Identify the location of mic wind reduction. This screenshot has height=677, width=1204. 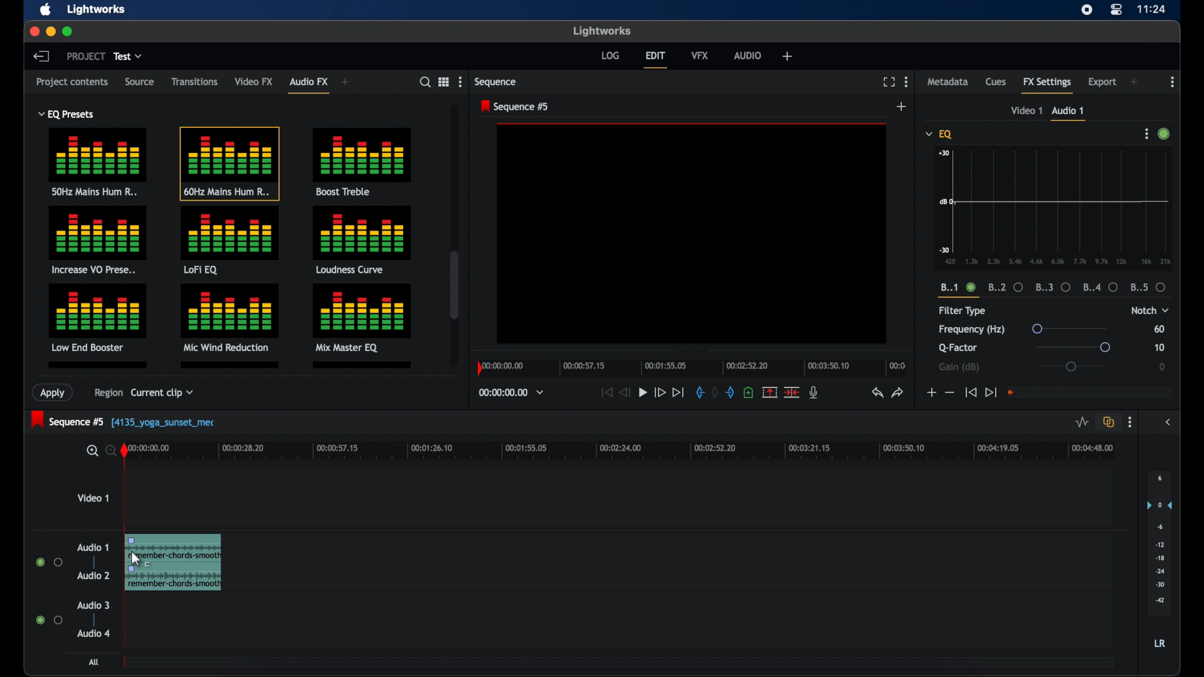
(229, 318).